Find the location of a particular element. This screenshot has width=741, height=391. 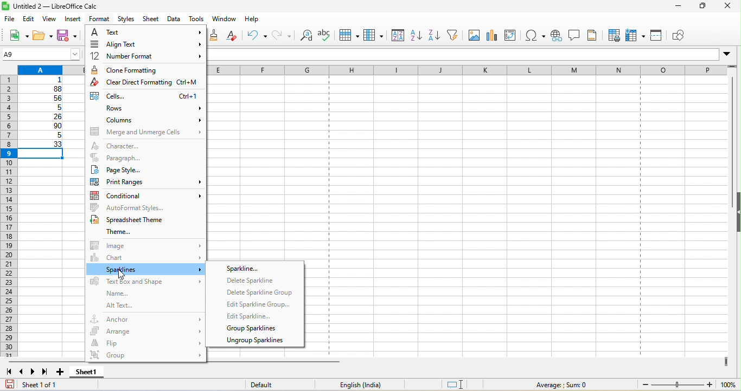

26 is located at coordinates (43, 117).